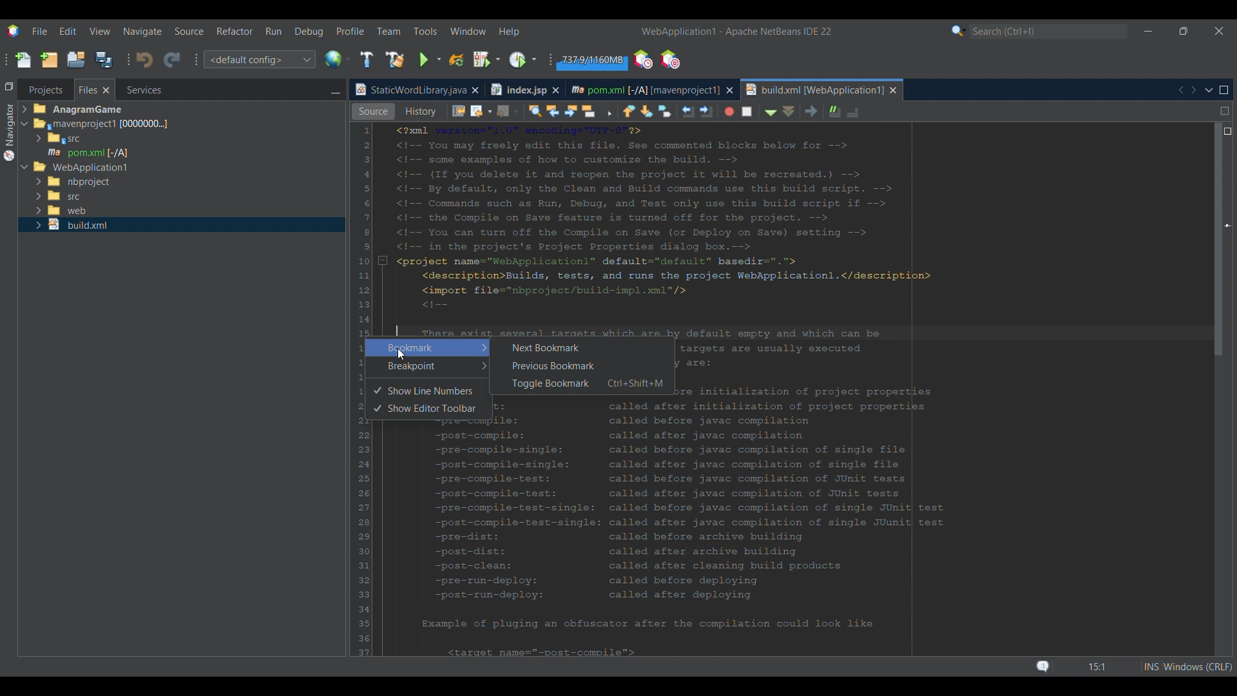 The image size is (1237, 696). I want to click on Current selection highlighted, so click(95, 90).